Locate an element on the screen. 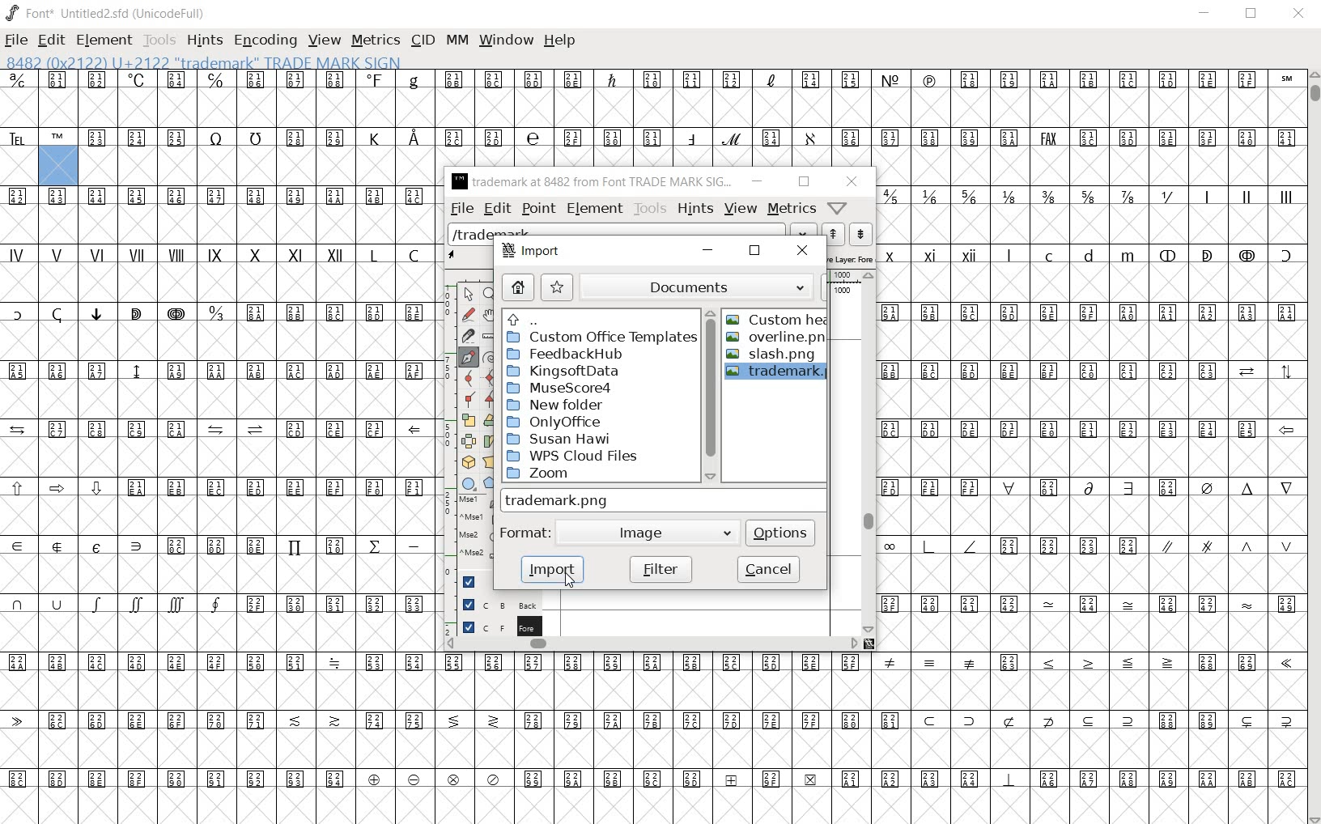  Help/Window is located at coordinates (838, 206).